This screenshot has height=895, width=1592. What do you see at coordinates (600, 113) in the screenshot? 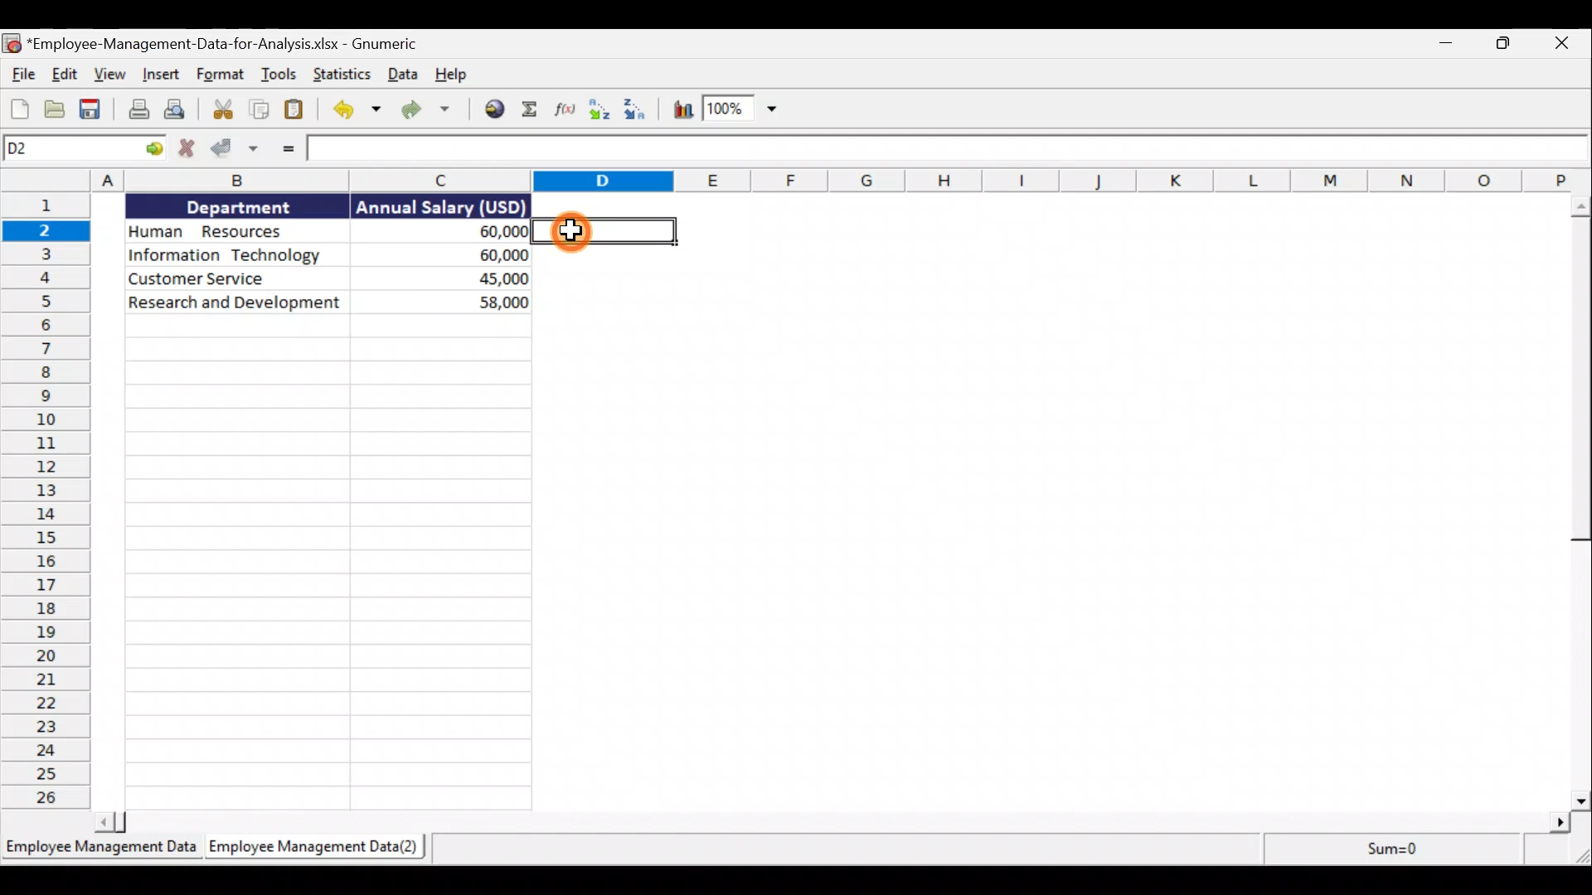
I see `Sort ascending` at bounding box center [600, 113].